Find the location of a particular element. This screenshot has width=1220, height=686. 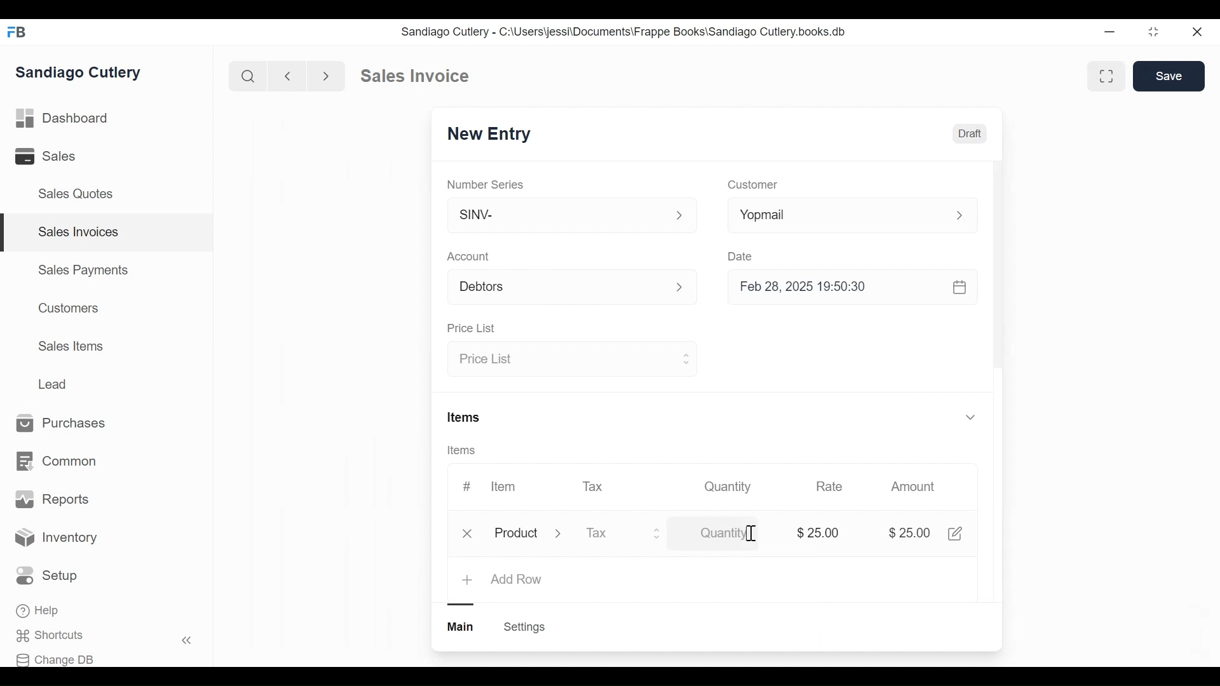

Account p is located at coordinates (573, 288).